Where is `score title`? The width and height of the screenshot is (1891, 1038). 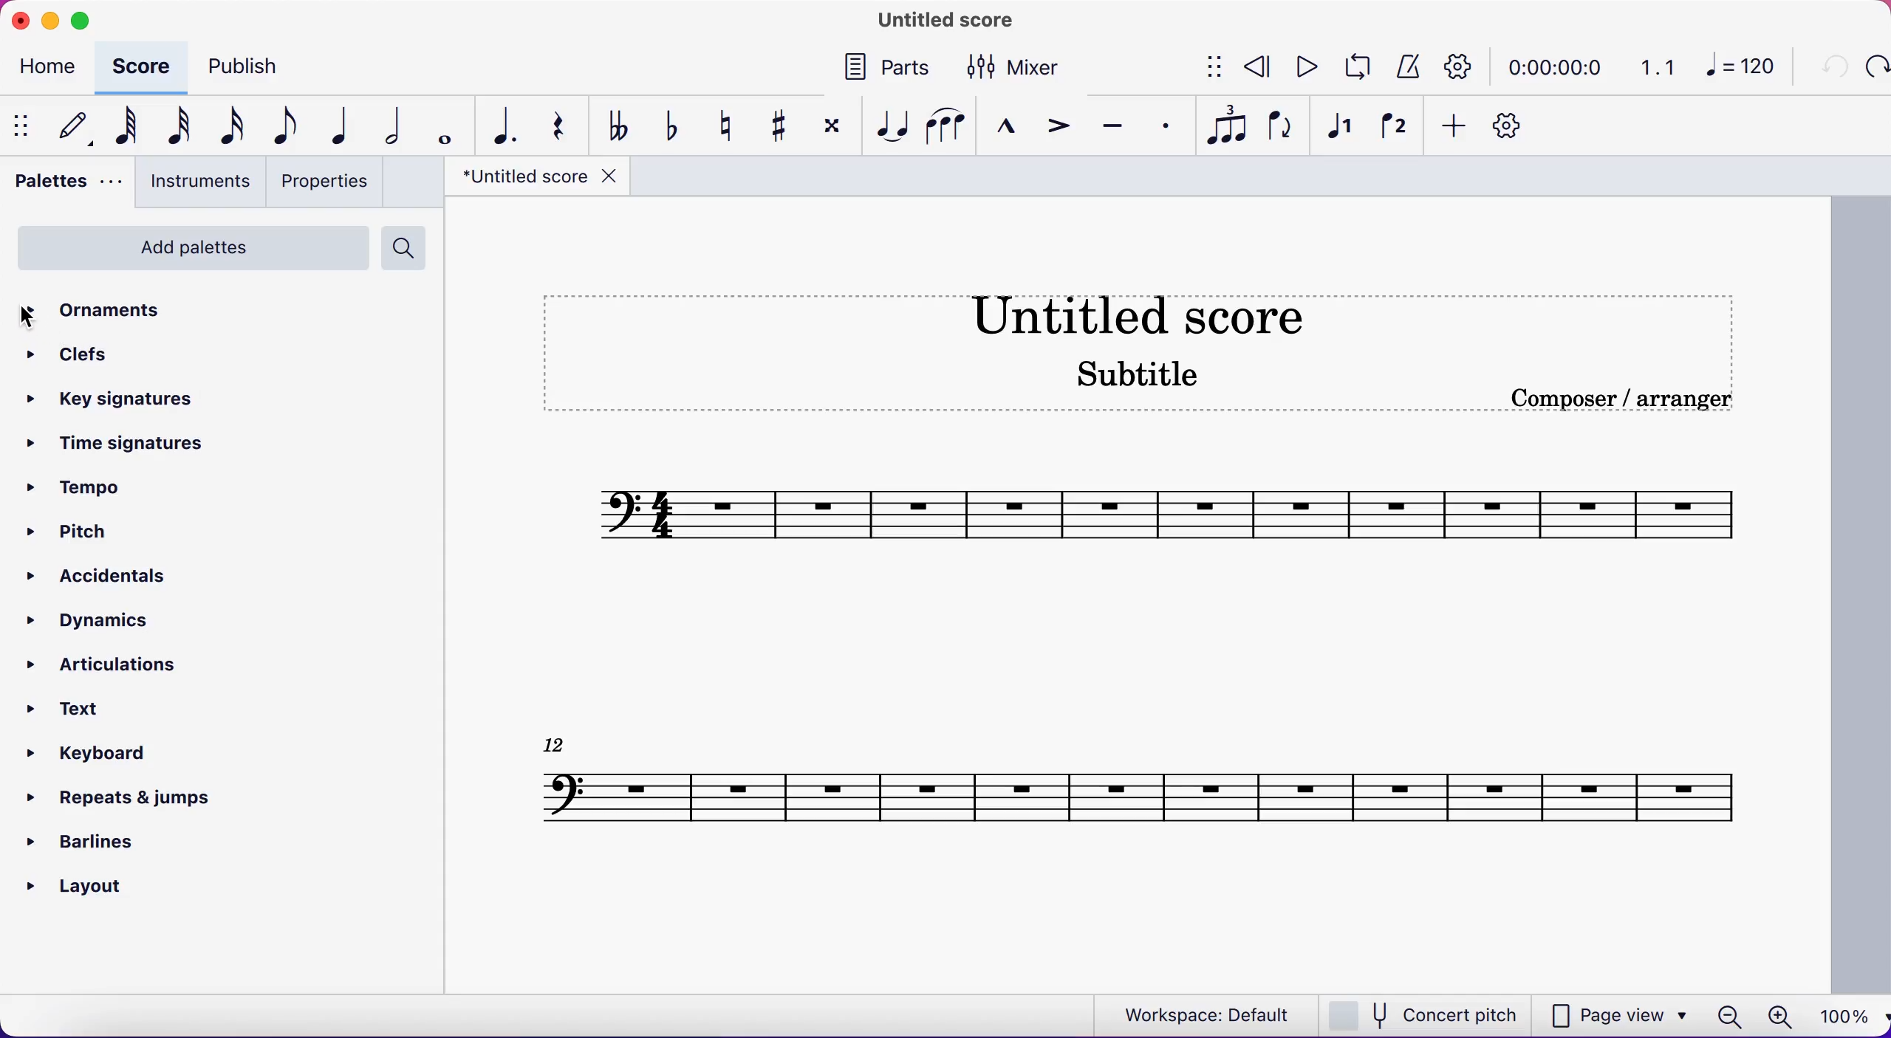
score title is located at coordinates (1159, 315).